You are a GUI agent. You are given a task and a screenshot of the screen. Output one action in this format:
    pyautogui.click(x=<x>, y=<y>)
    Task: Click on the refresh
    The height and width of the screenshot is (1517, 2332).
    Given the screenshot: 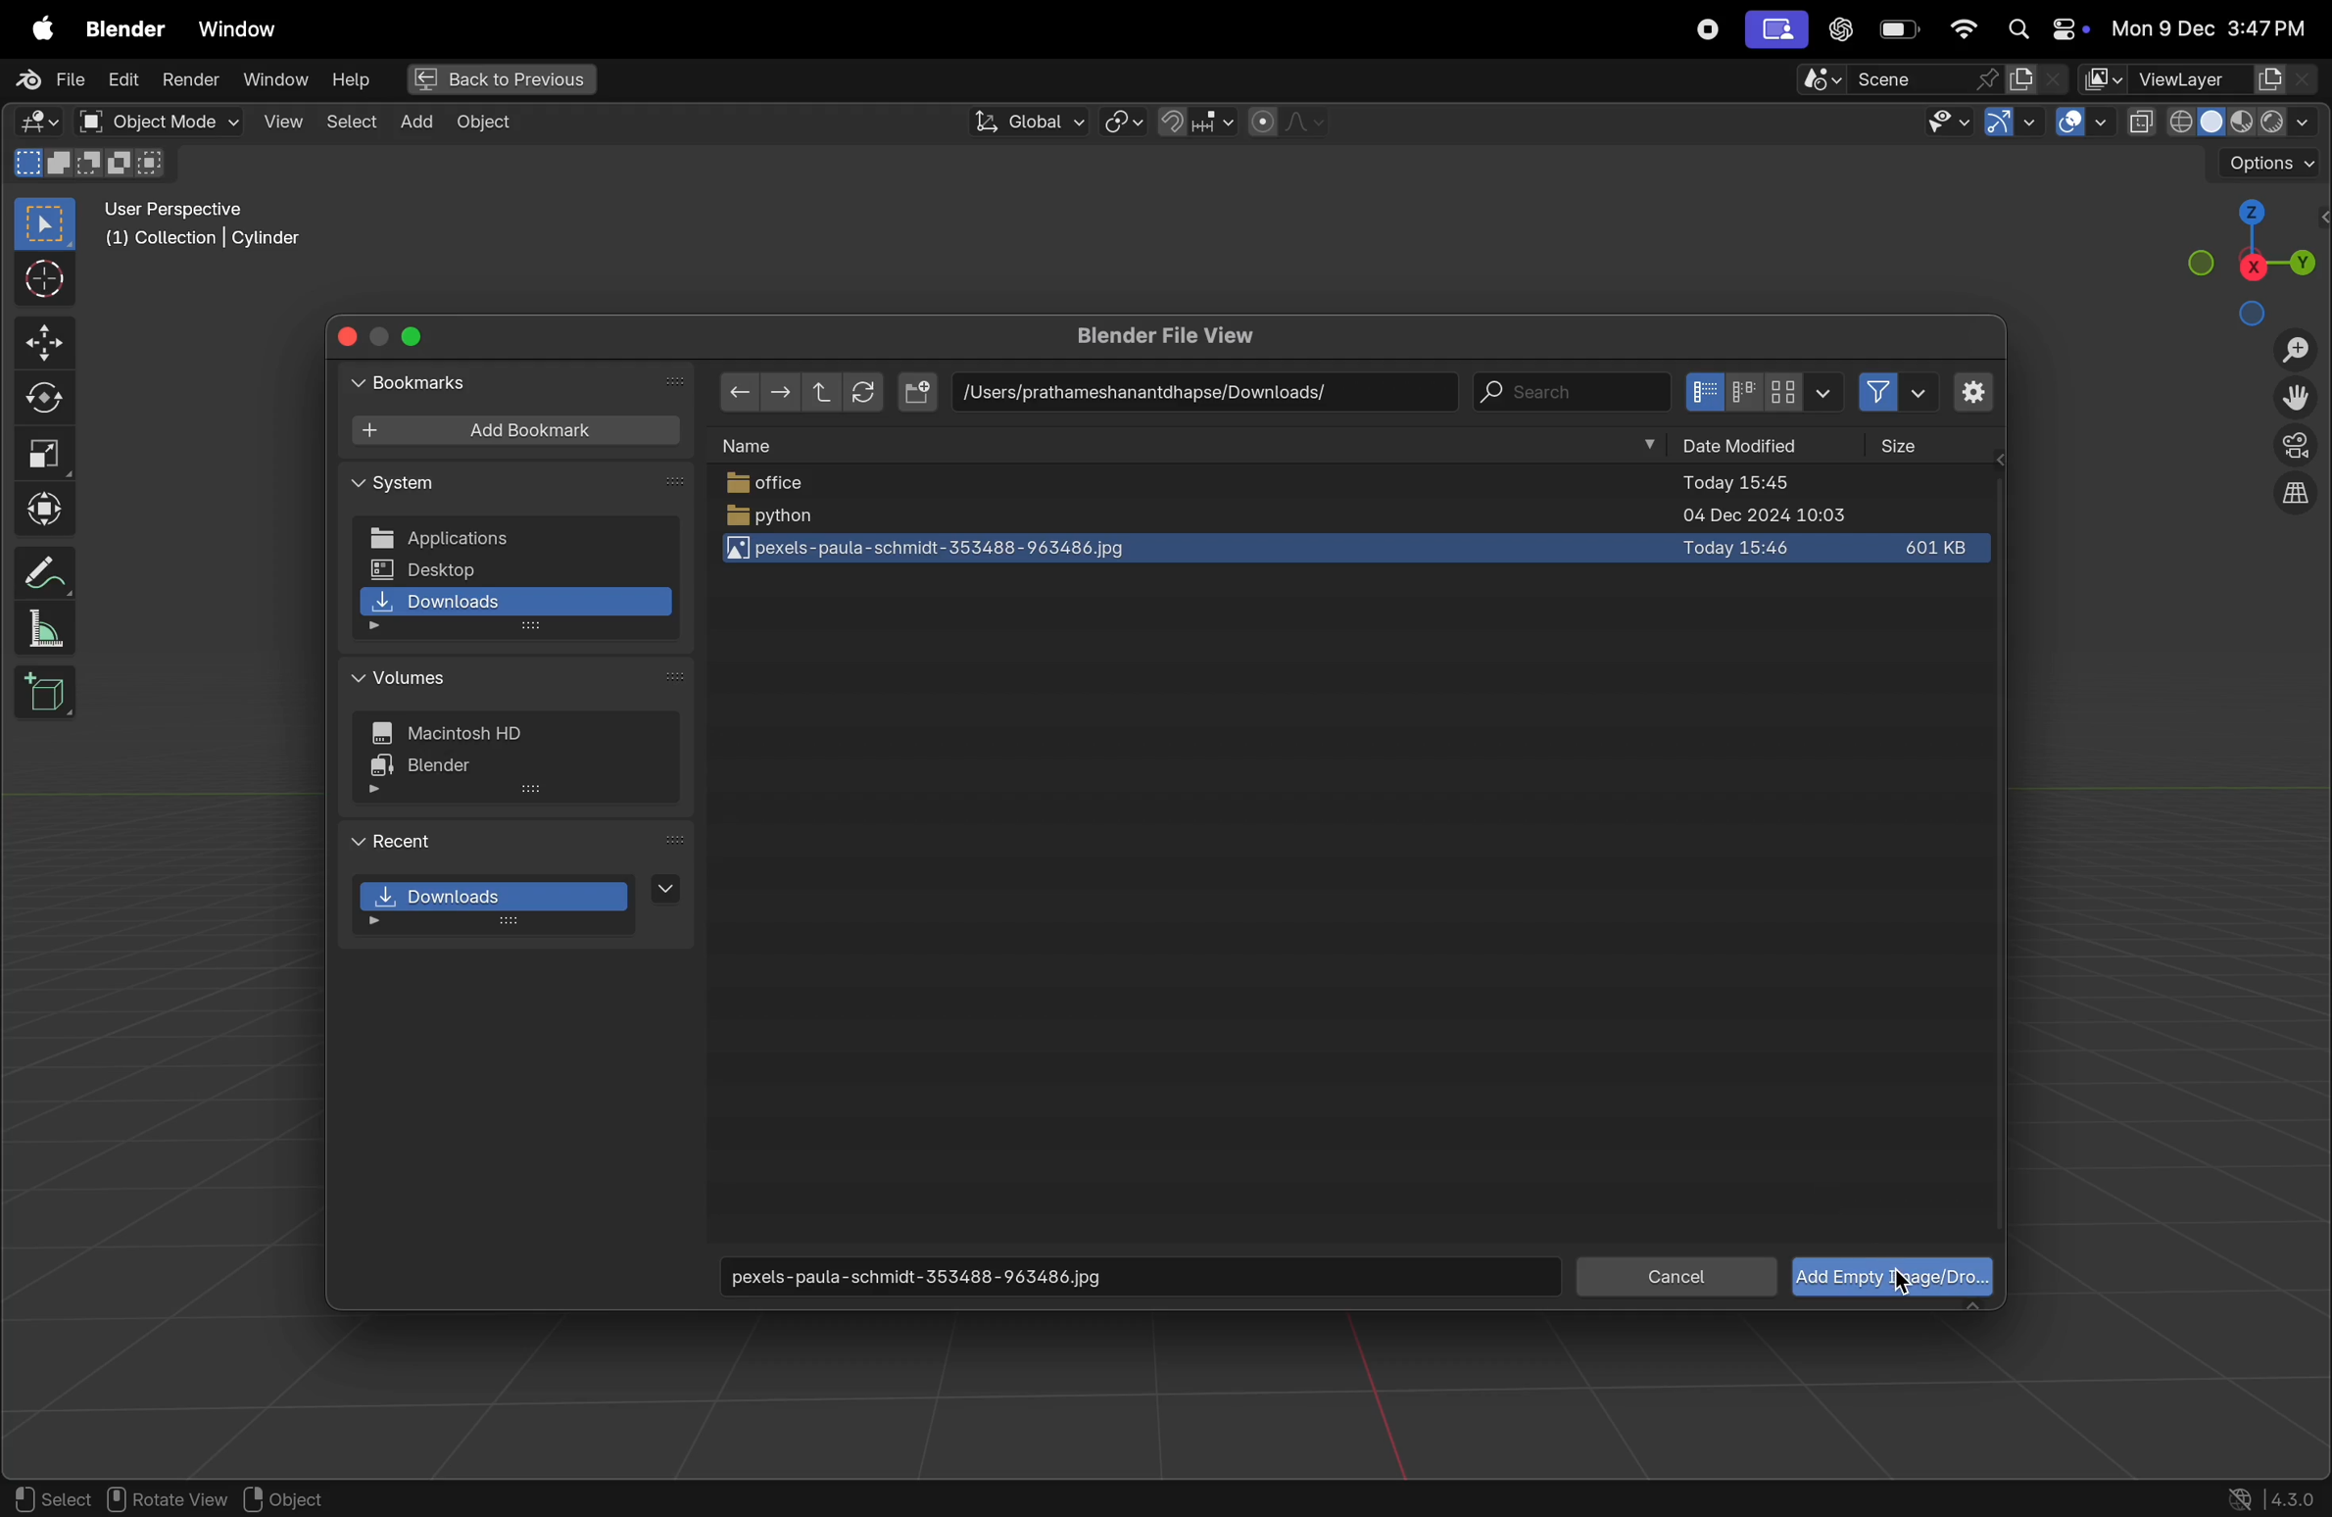 What is the action you would take?
    pyautogui.click(x=866, y=391)
    